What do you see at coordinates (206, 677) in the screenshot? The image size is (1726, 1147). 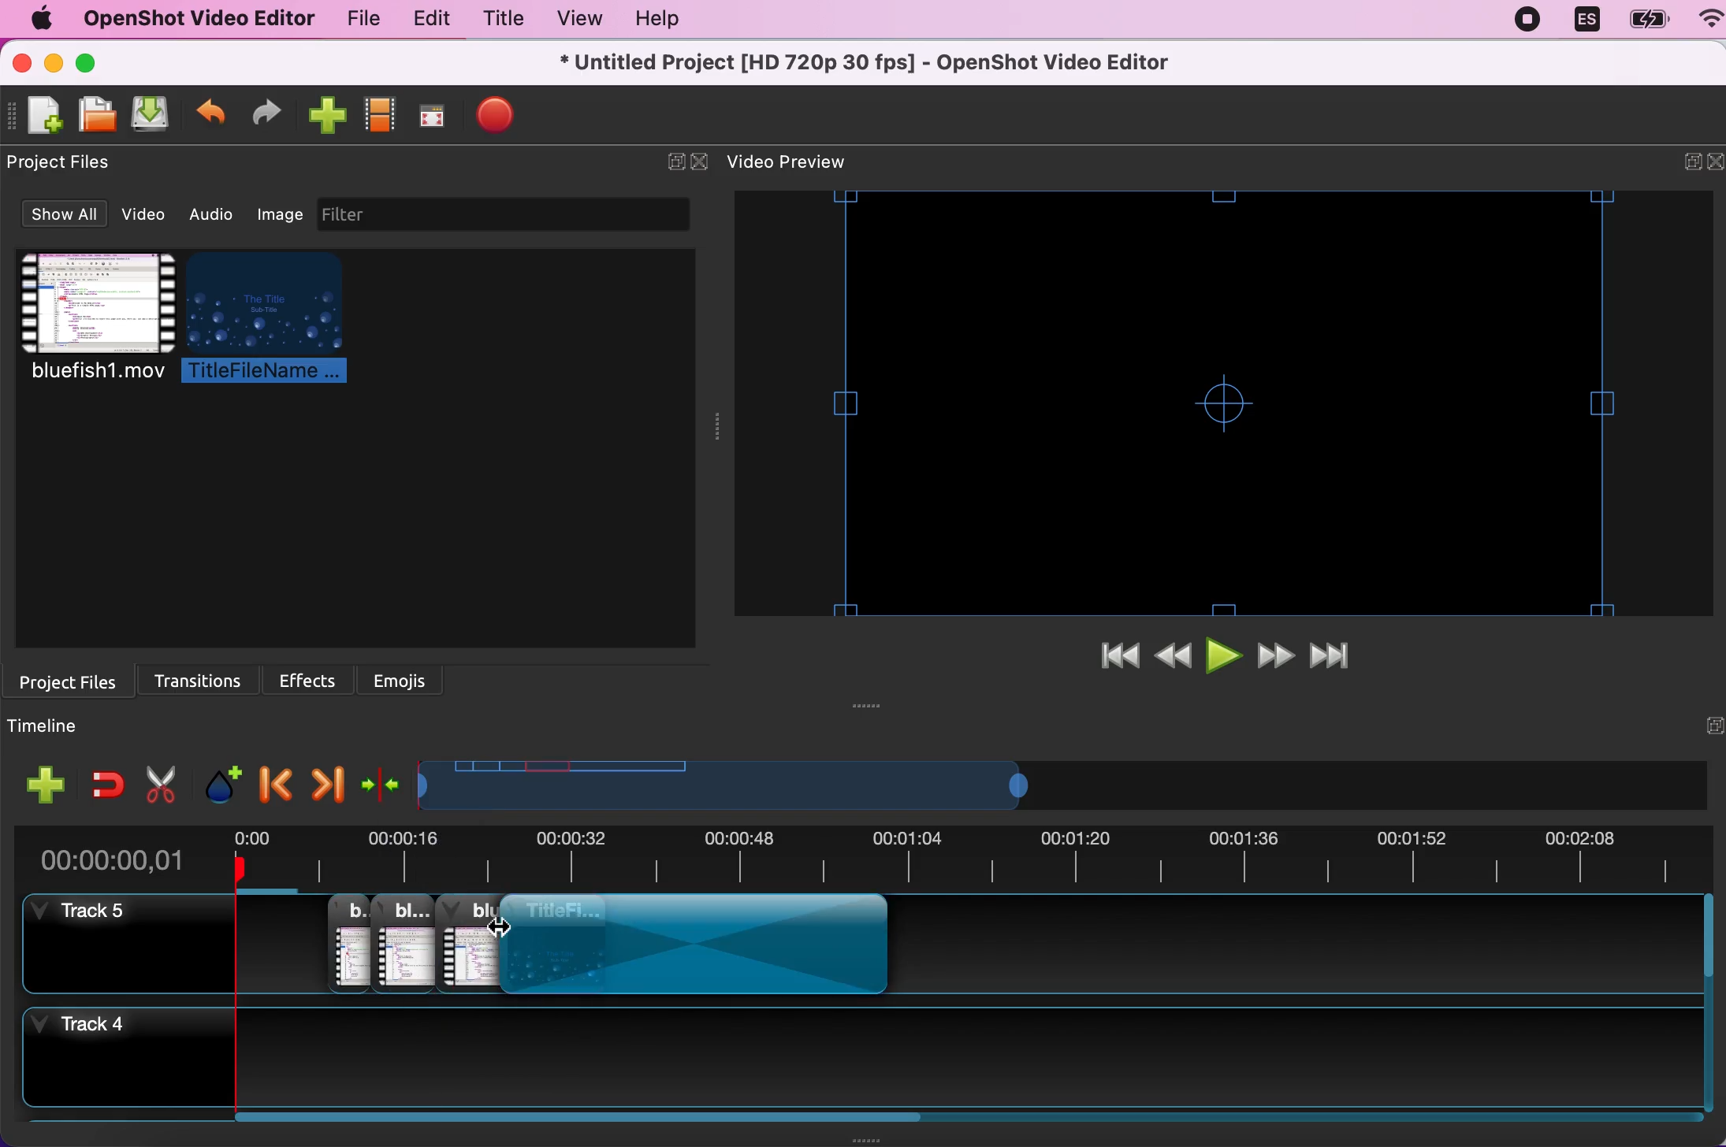 I see `transitions` at bounding box center [206, 677].